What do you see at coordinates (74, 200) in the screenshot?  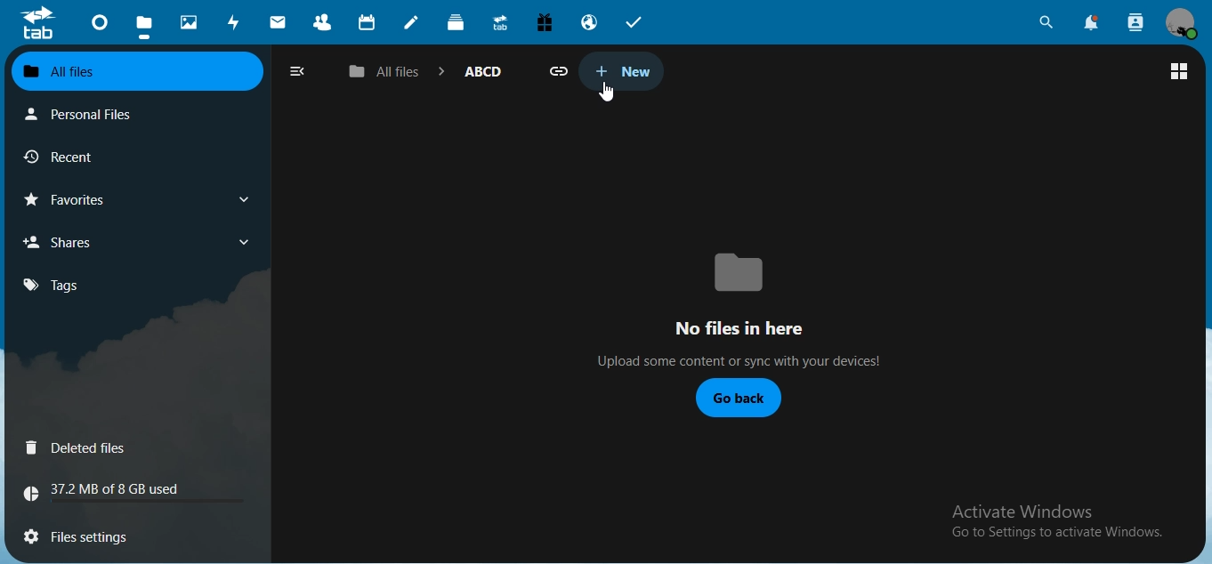 I see `favourites` at bounding box center [74, 200].